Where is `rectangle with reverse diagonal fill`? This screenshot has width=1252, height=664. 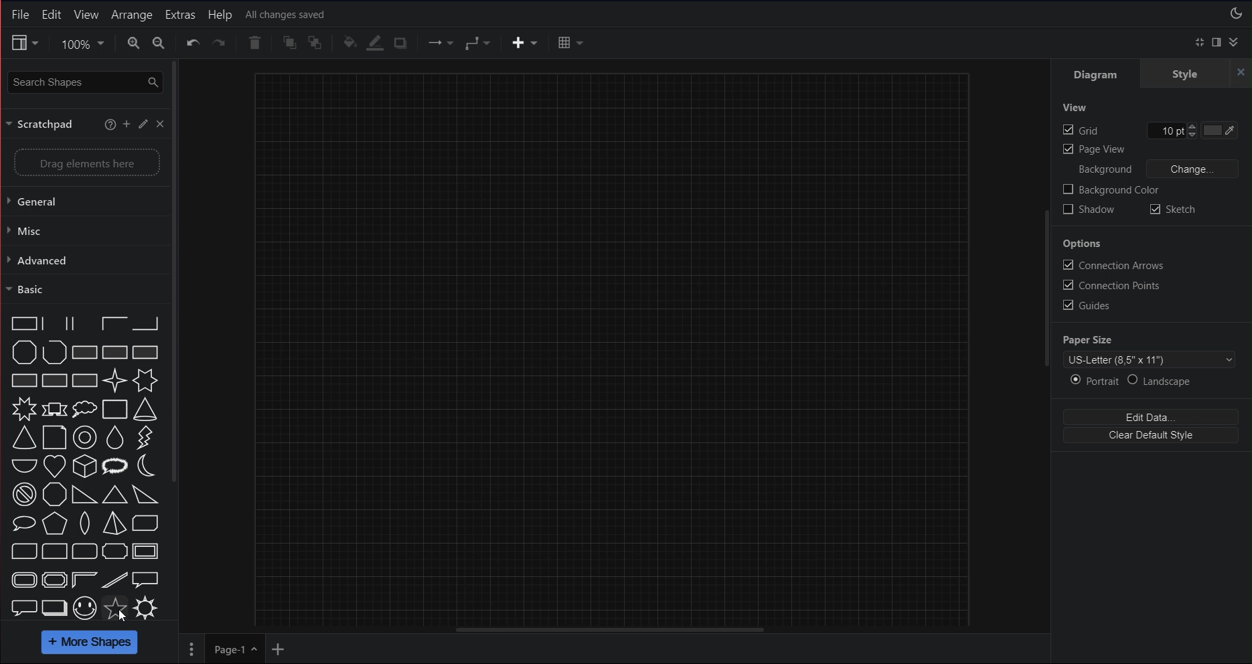 rectangle with reverse diagonal fill is located at coordinates (115, 352).